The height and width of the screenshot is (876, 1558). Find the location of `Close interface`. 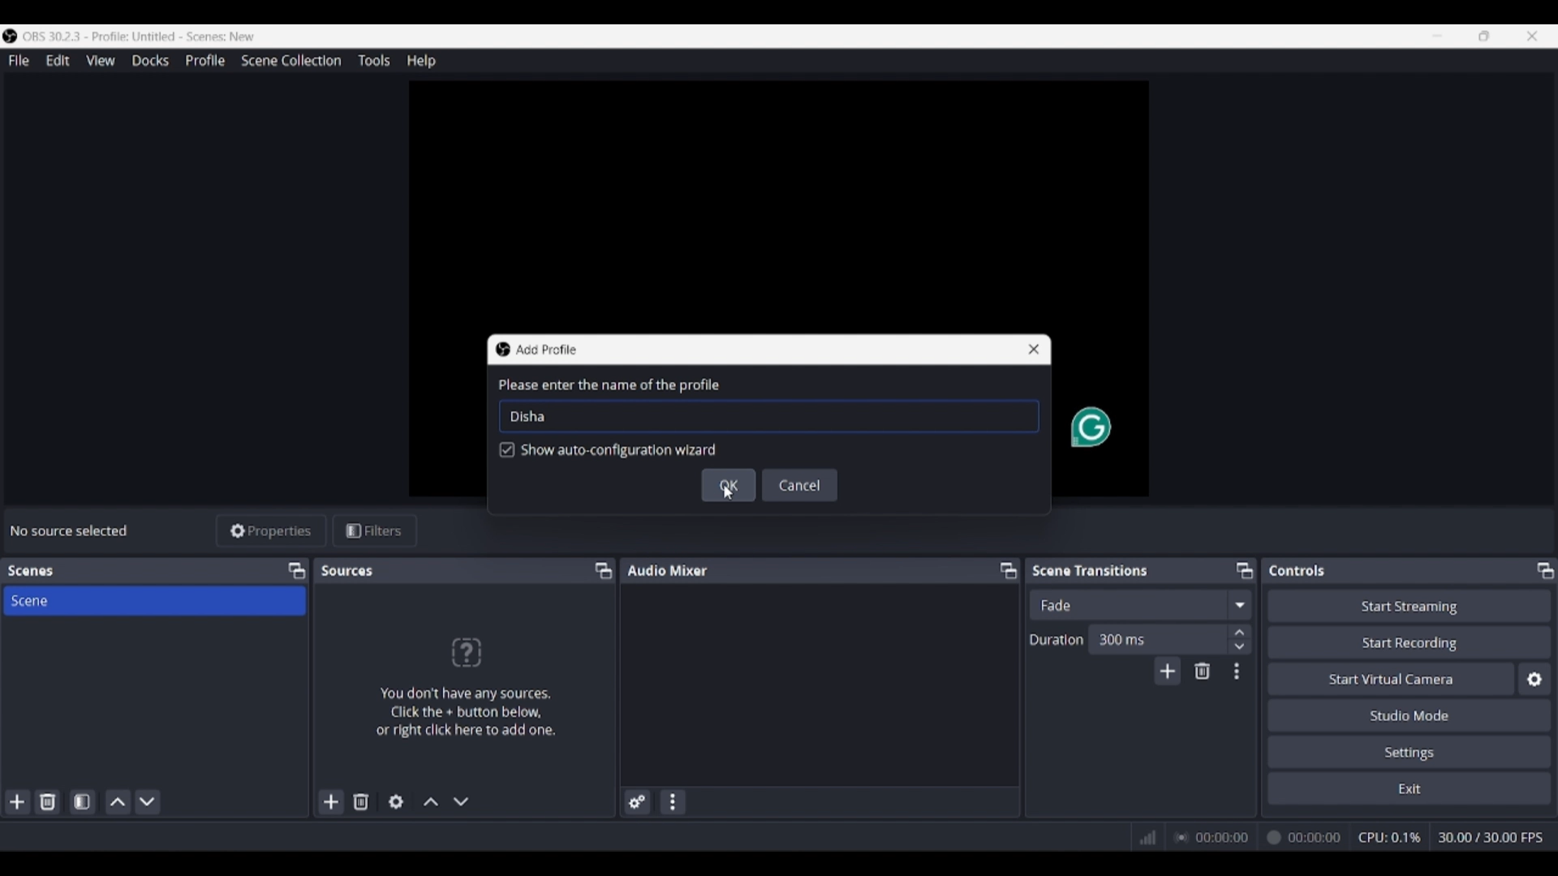

Close interface is located at coordinates (1532, 36).